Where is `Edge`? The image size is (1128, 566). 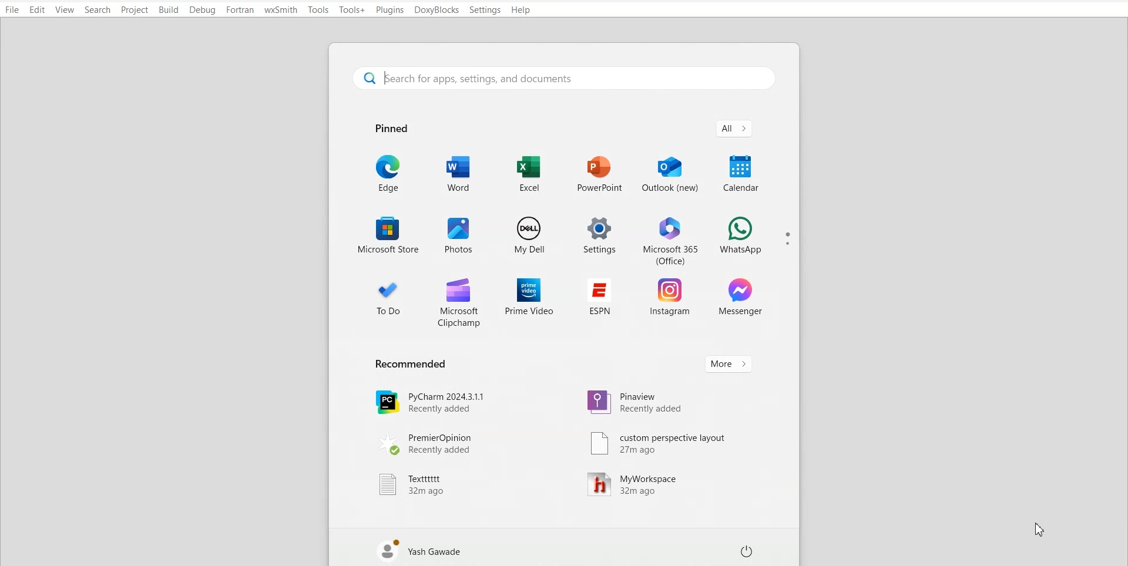 Edge is located at coordinates (390, 173).